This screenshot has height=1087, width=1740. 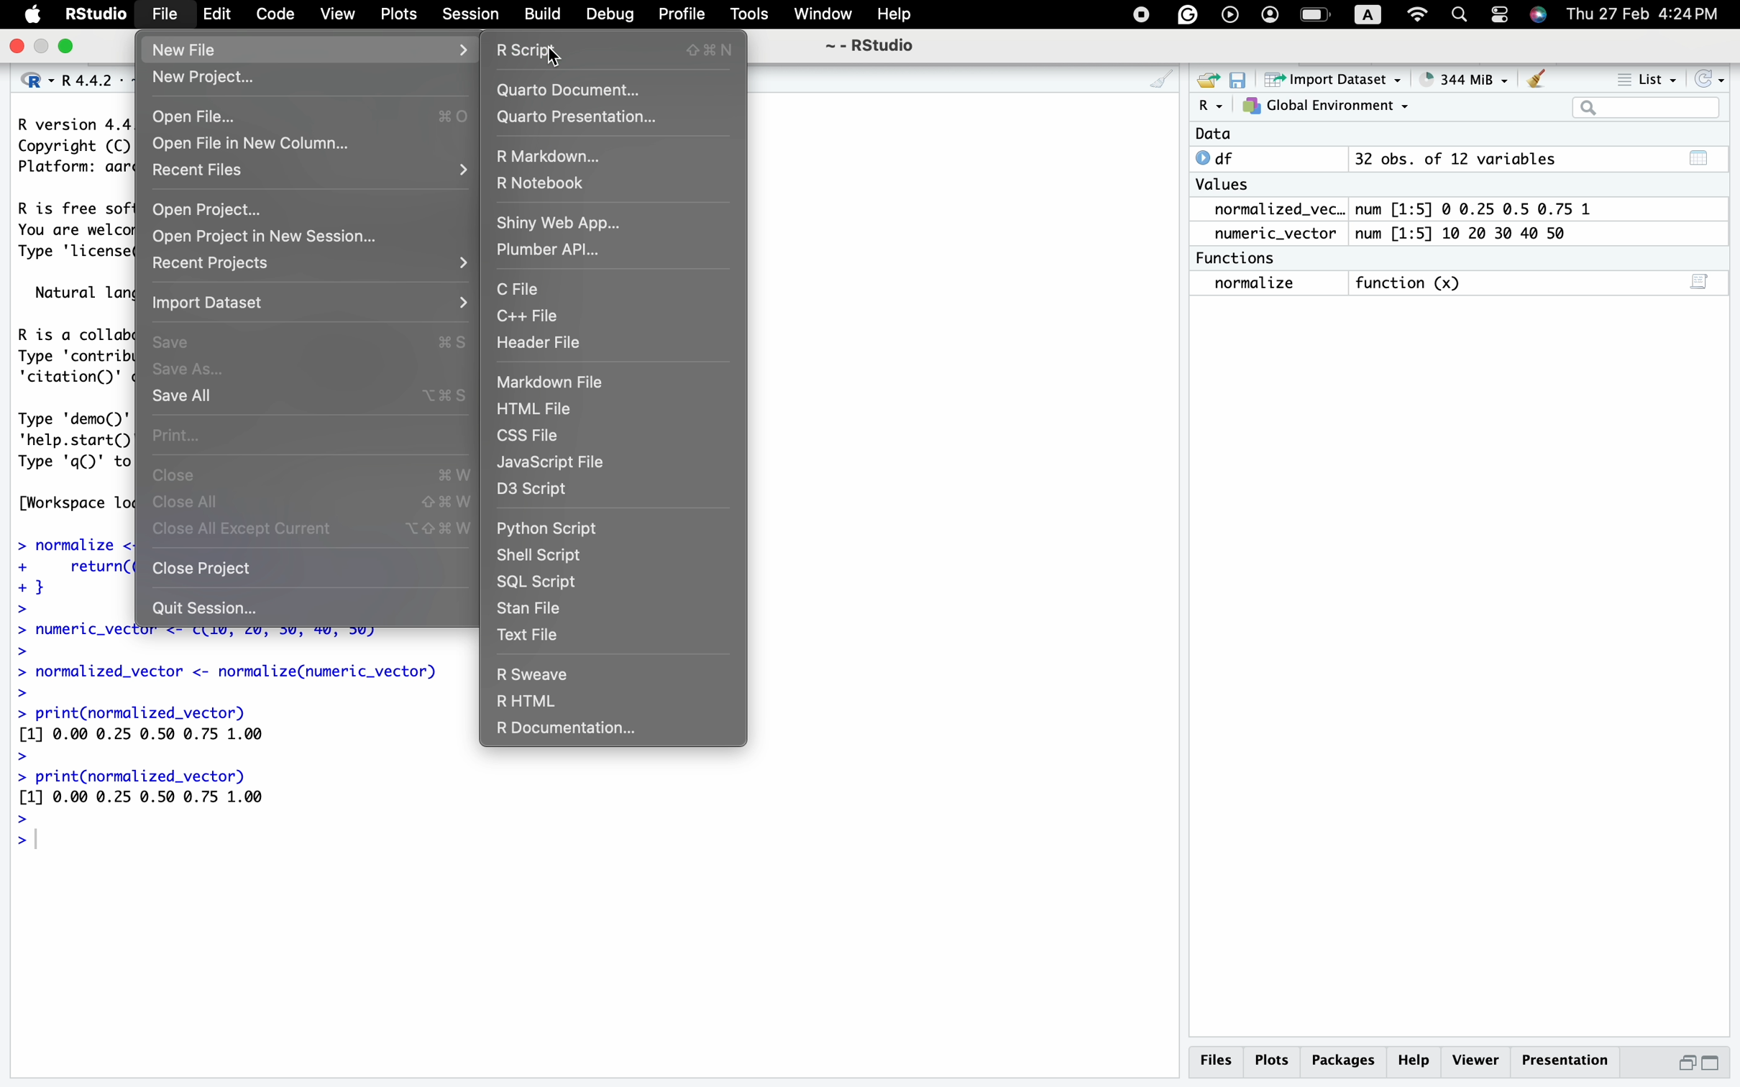 What do you see at coordinates (1458, 17) in the screenshot?
I see `search` at bounding box center [1458, 17].